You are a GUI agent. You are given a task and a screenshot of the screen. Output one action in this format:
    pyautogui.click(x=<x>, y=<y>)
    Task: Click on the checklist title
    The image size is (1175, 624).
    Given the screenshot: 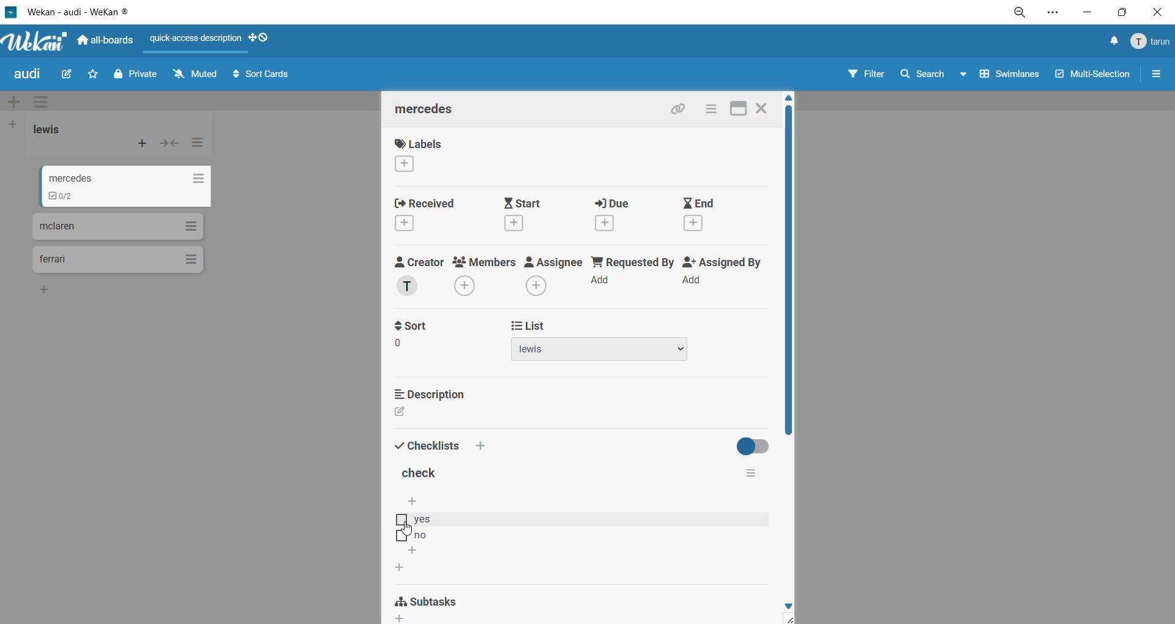 What is the action you would take?
    pyautogui.click(x=422, y=472)
    